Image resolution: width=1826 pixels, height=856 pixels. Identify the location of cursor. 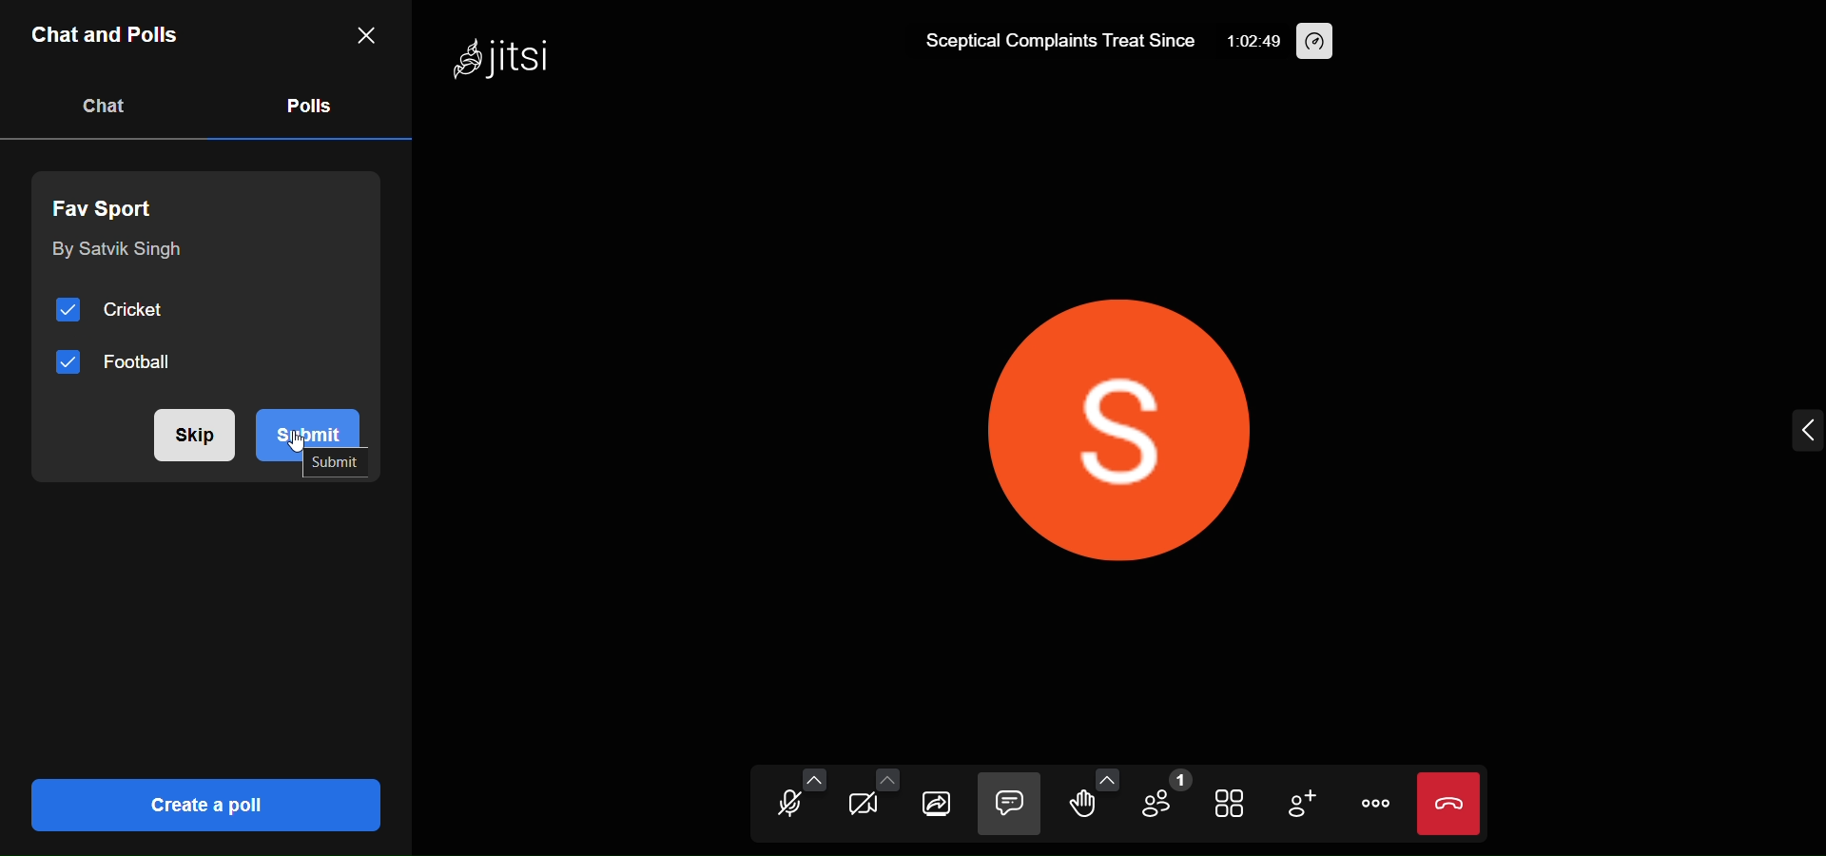
(302, 446).